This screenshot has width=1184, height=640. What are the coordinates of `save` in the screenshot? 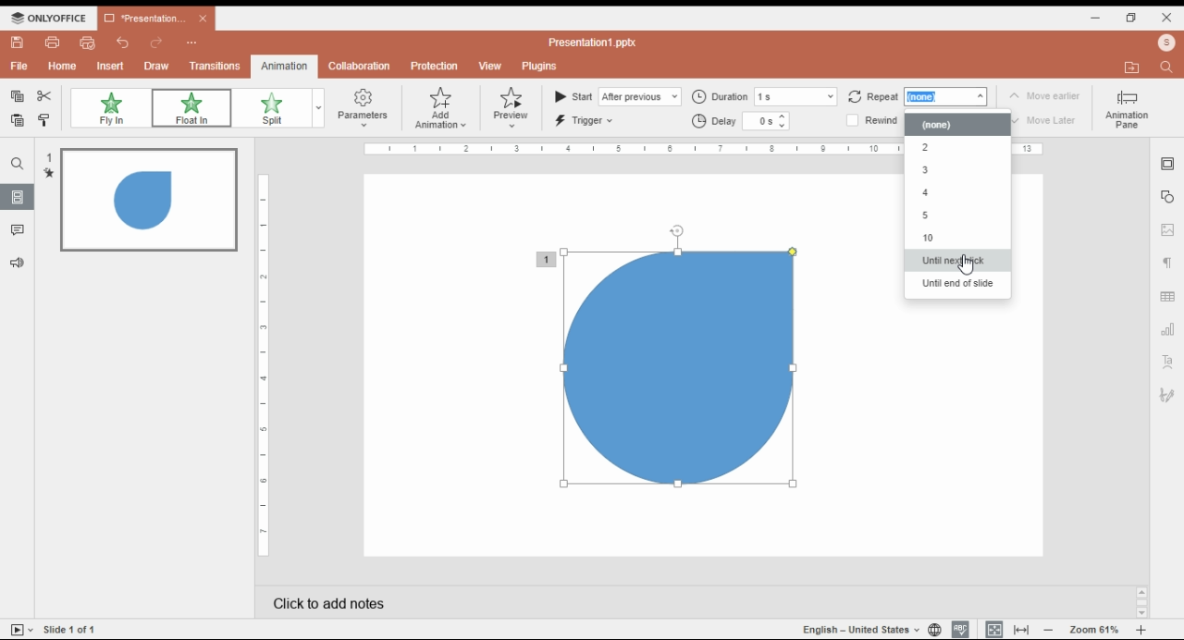 It's located at (18, 43).